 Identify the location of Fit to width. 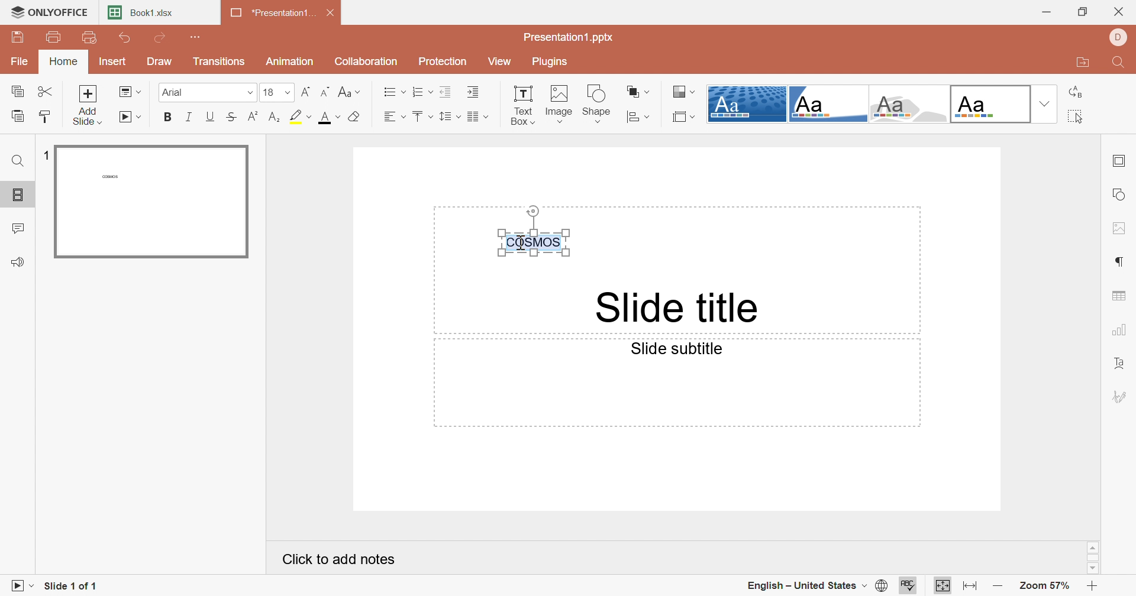
(969, 585).